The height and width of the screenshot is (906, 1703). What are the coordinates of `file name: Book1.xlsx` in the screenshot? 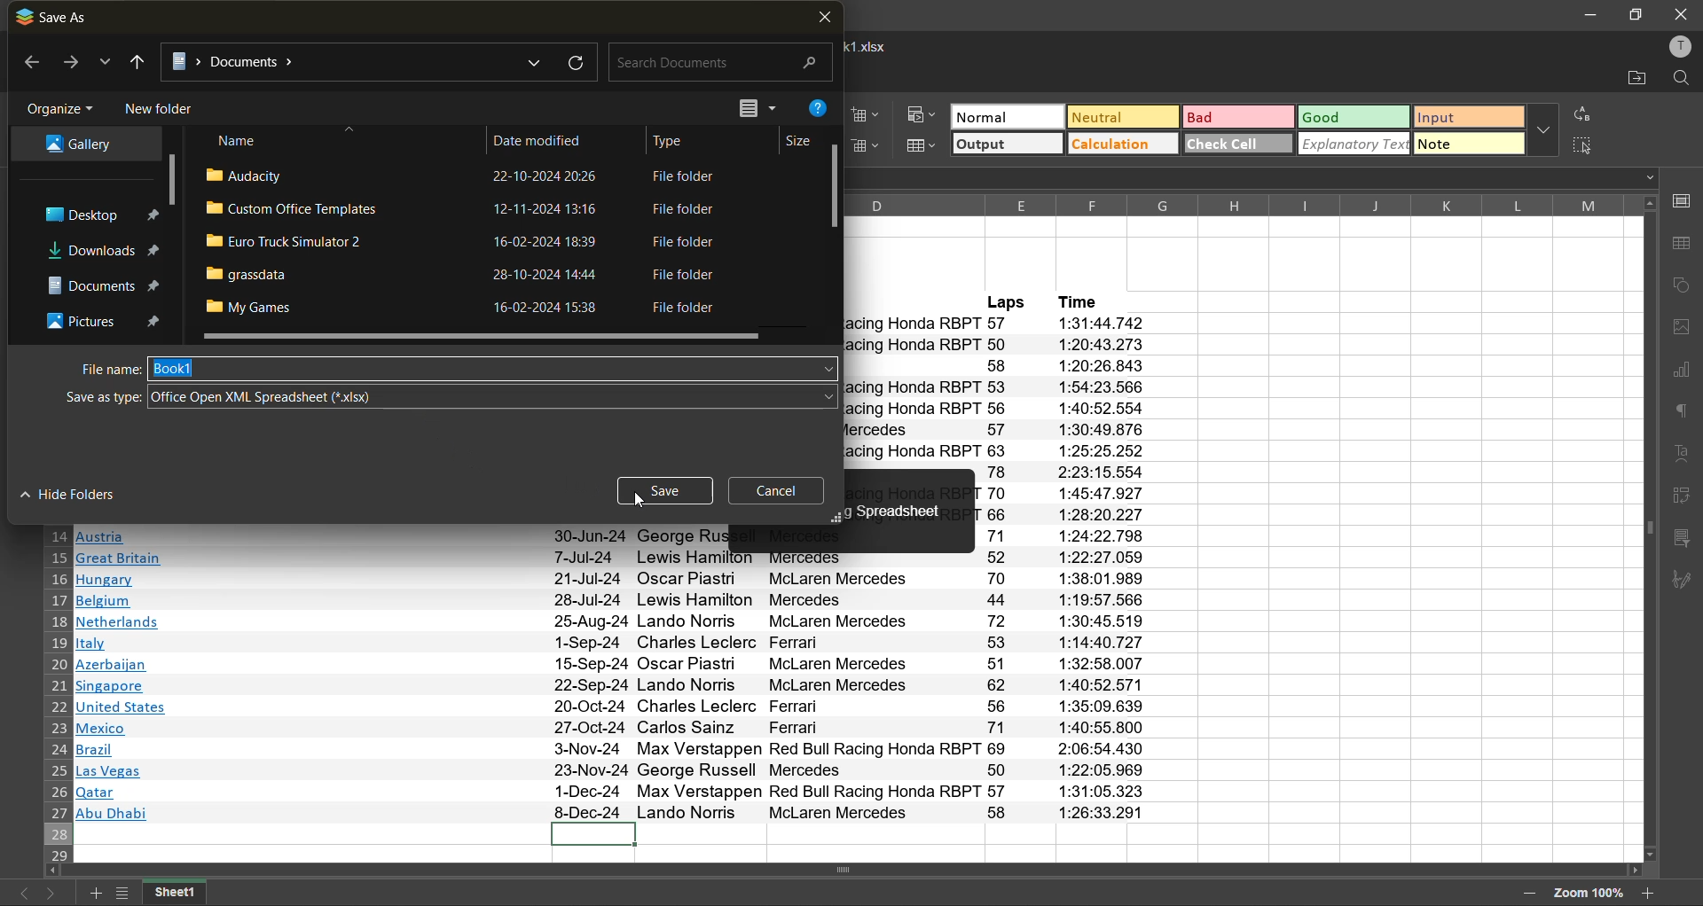 It's located at (875, 47).